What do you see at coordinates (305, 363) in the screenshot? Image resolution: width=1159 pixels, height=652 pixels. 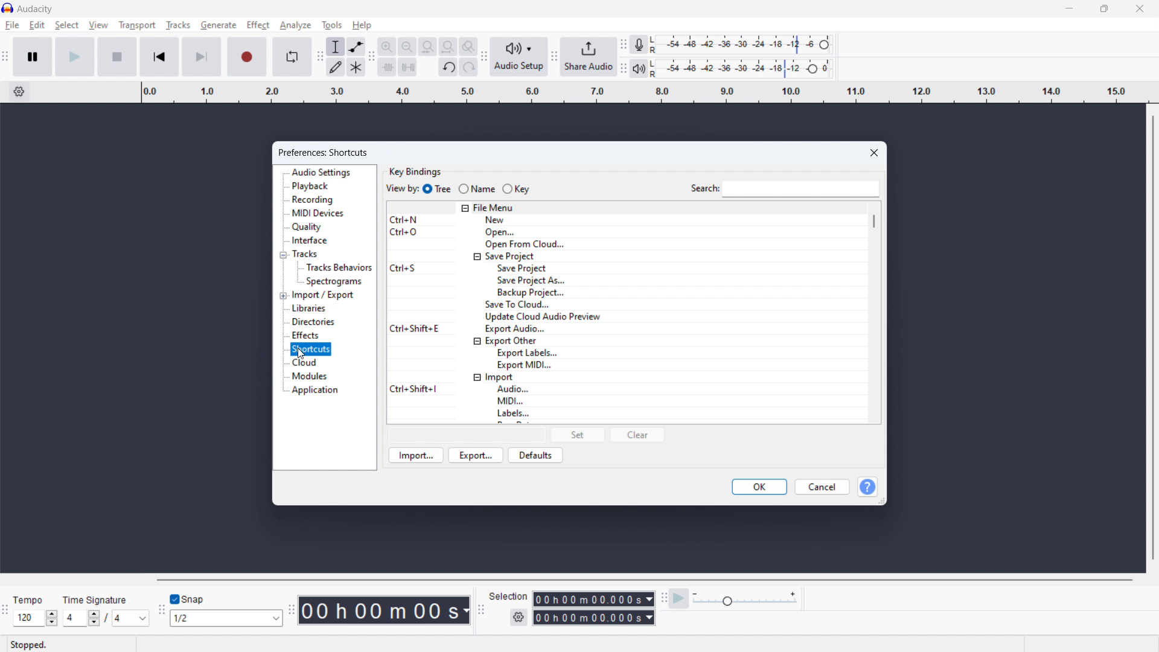 I see `cloud` at bounding box center [305, 363].